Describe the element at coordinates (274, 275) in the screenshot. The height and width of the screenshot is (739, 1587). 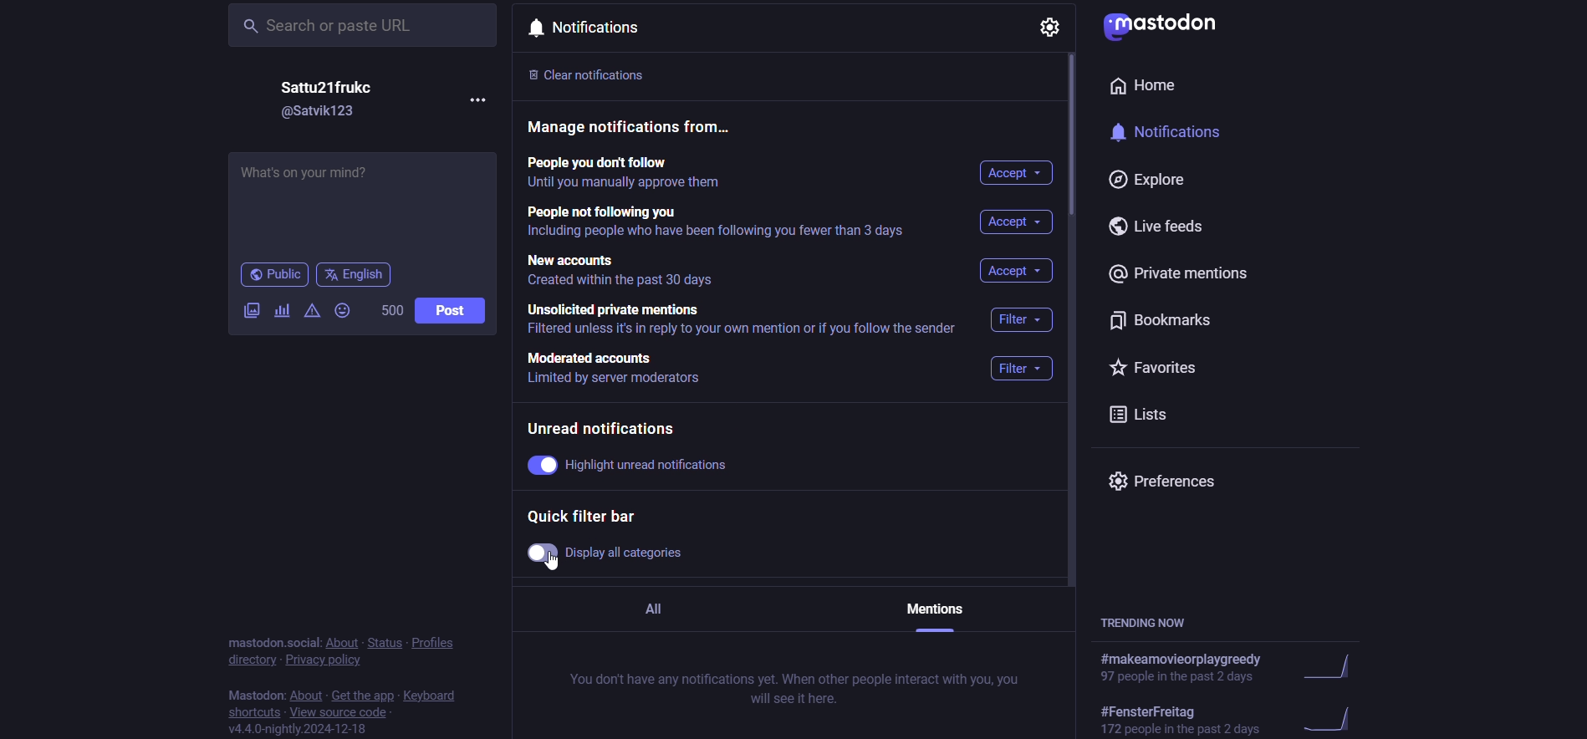
I see `Public` at that location.